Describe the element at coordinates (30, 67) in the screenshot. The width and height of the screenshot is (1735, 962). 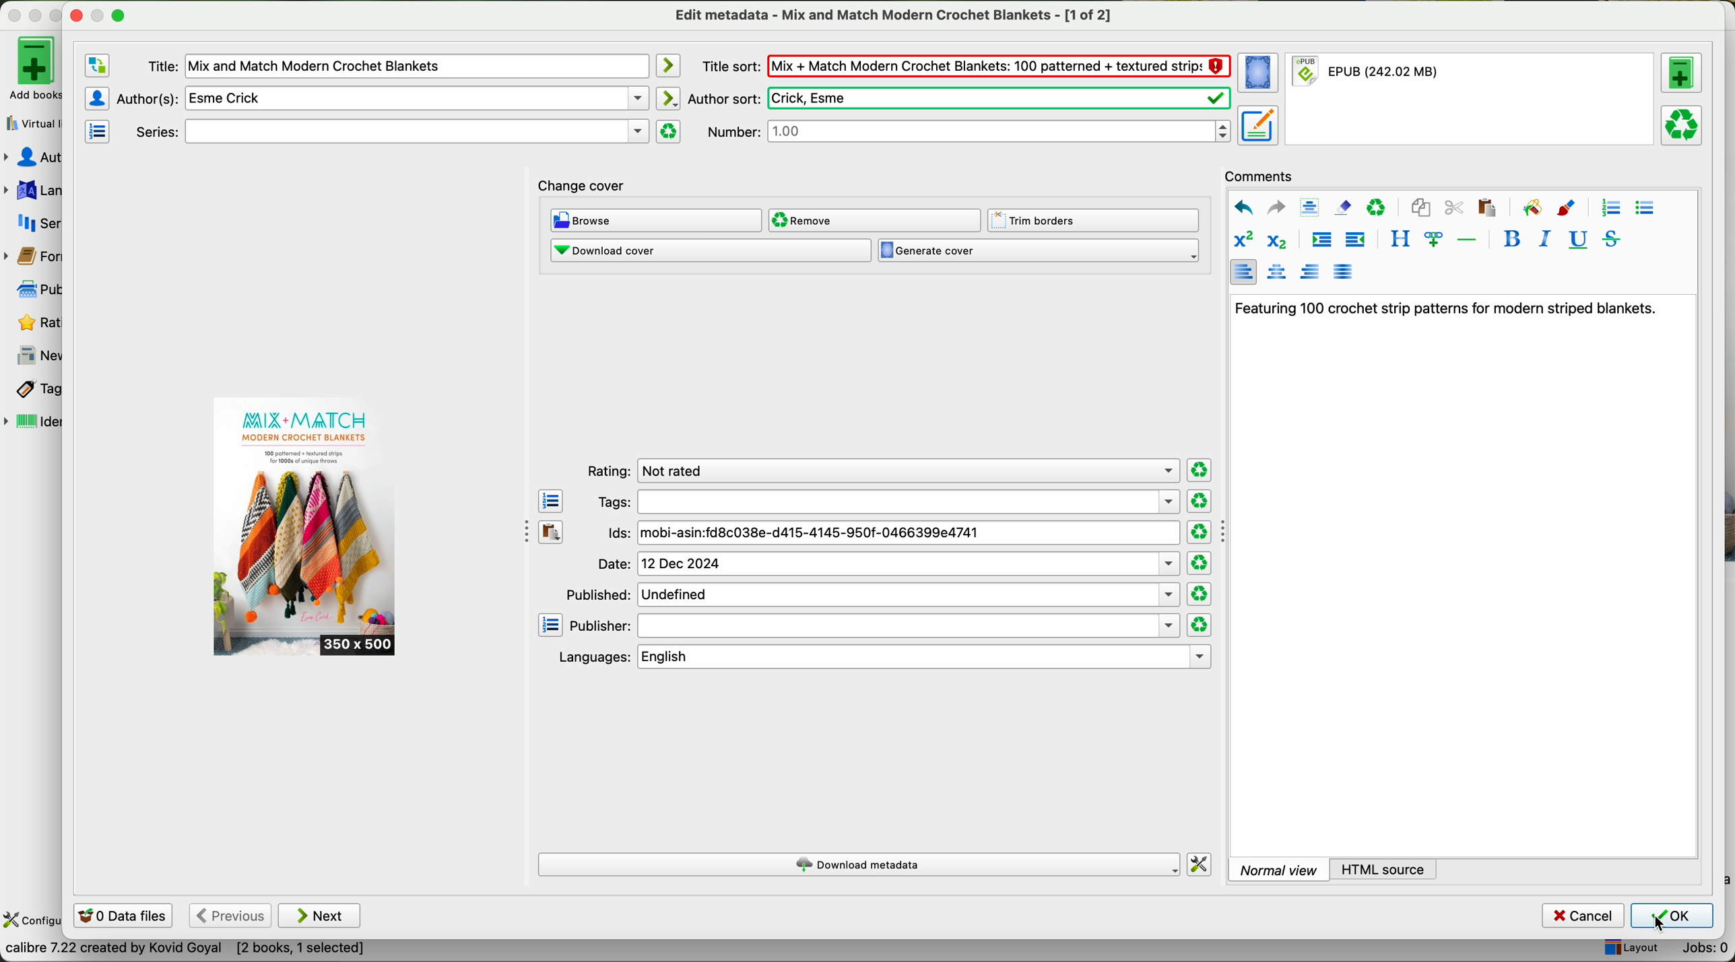
I see `add books` at that location.